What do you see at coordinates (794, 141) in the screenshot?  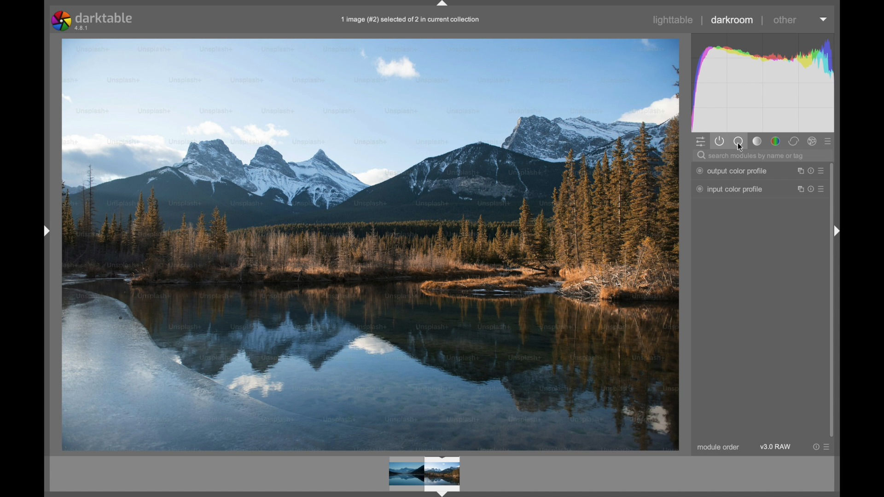 I see `correct` at bounding box center [794, 141].